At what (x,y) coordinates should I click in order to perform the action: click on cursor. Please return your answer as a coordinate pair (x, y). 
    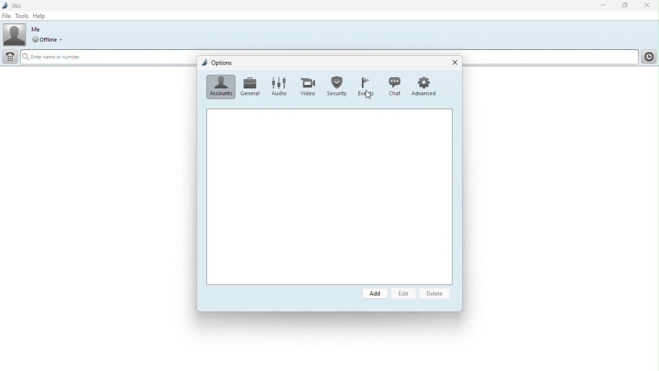
    Looking at the image, I should click on (369, 95).